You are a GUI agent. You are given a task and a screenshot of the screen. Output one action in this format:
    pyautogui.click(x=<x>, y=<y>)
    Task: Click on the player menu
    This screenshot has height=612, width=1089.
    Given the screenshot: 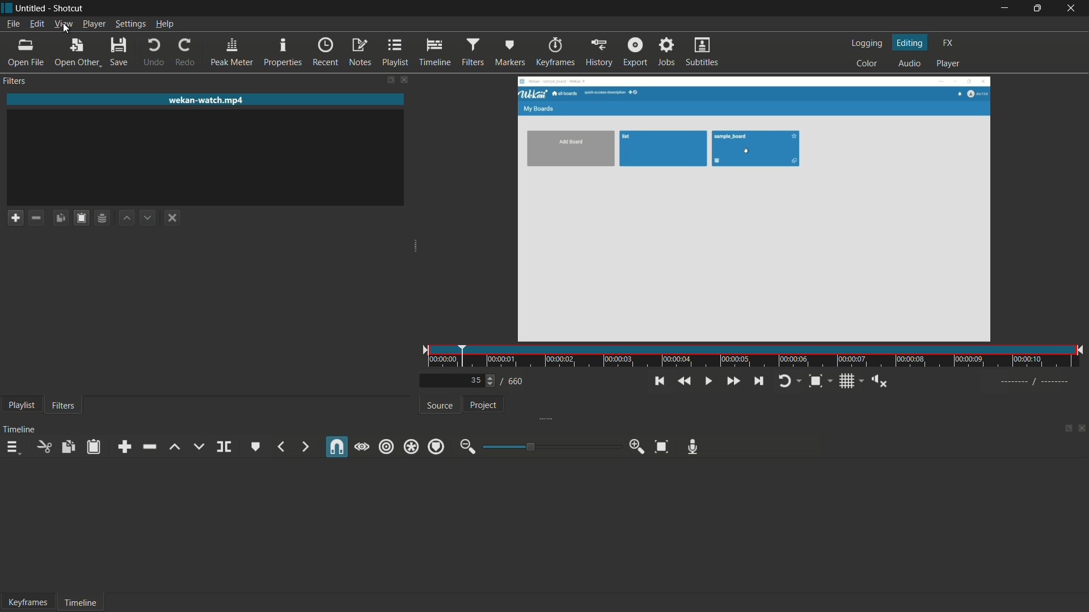 What is the action you would take?
    pyautogui.click(x=94, y=24)
    